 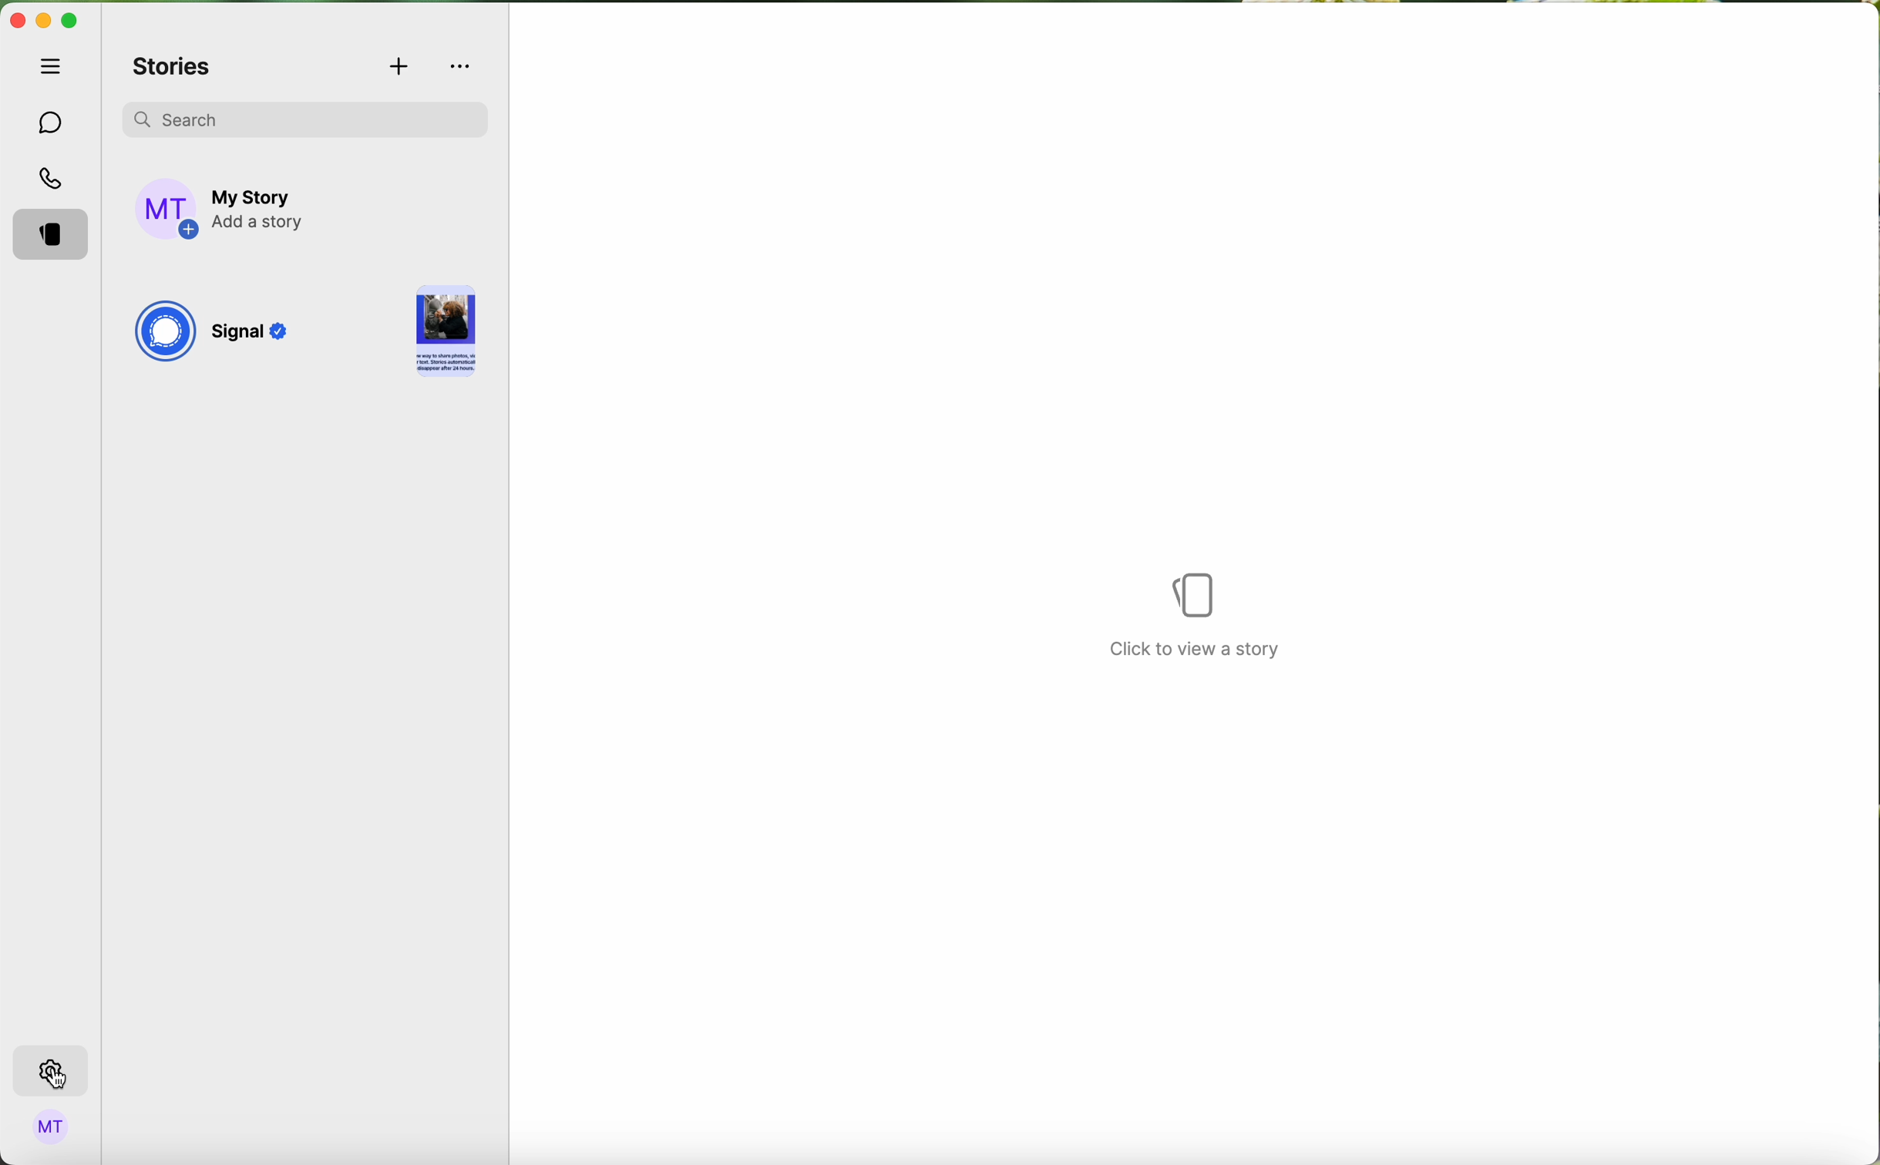 What do you see at coordinates (55, 236) in the screenshot?
I see `stories` at bounding box center [55, 236].